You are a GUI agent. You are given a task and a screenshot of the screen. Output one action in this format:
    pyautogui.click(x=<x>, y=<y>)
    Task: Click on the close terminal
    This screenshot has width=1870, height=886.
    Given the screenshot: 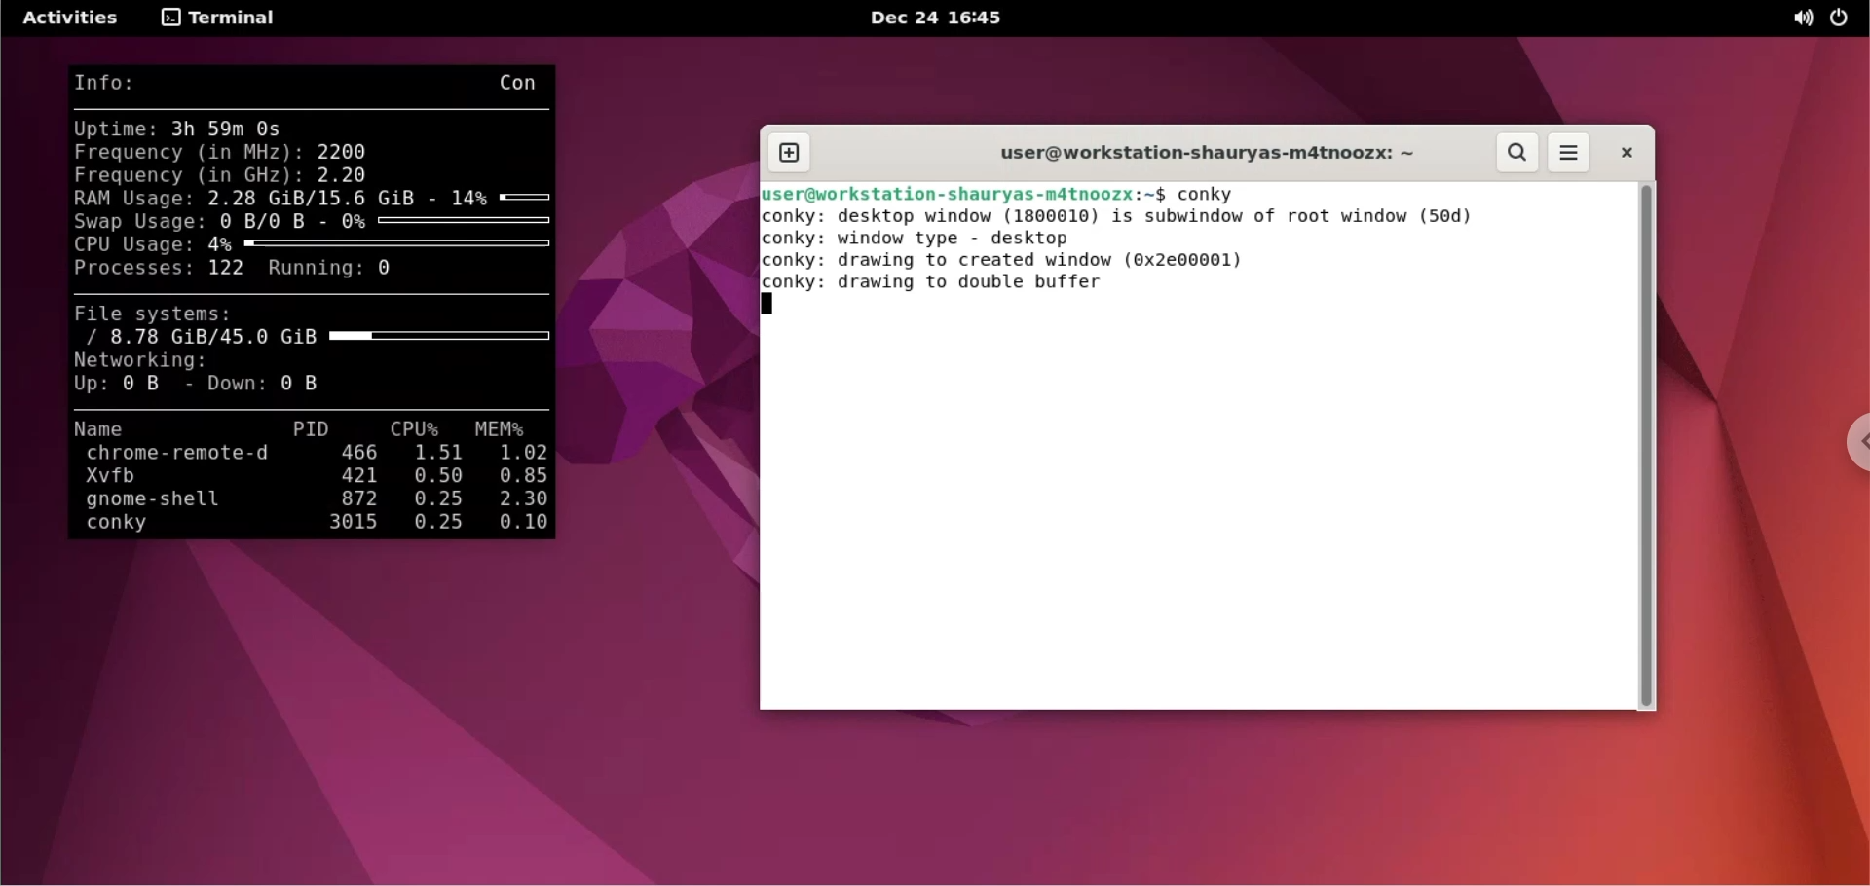 What is the action you would take?
    pyautogui.click(x=1620, y=156)
    